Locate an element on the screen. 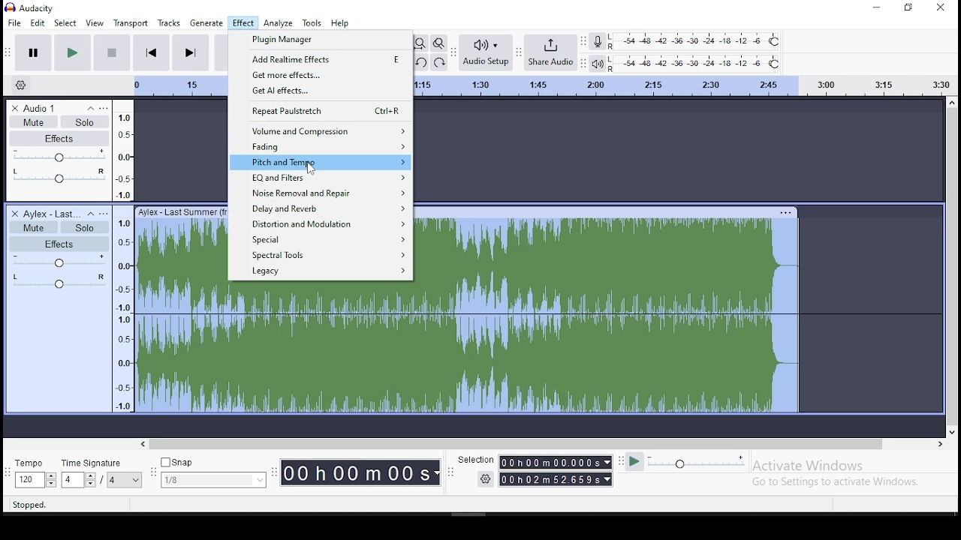  open menu is located at coordinates (107, 109).